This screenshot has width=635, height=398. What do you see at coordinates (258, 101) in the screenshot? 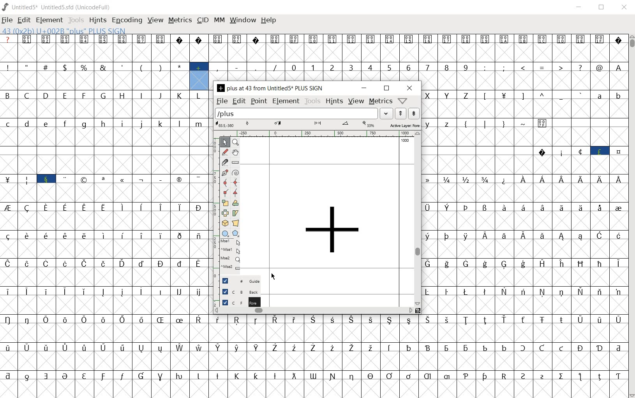
I see `point` at bounding box center [258, 101].